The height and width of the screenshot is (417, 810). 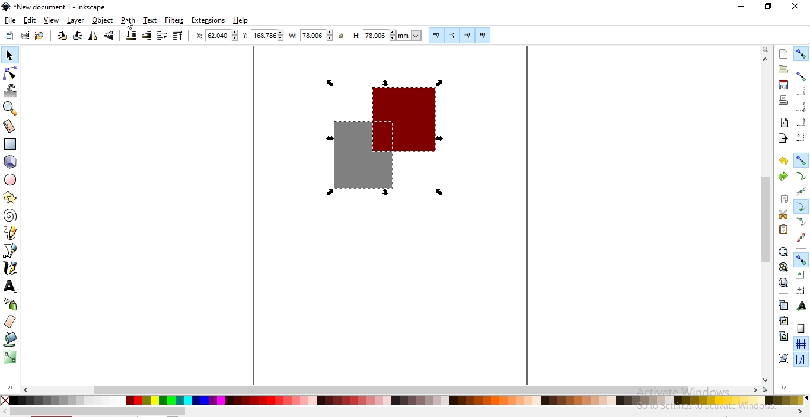 What do you see at coordinates (783, 320) in the screenshot?
I see `create a clone` at bounding box center [783, 320].